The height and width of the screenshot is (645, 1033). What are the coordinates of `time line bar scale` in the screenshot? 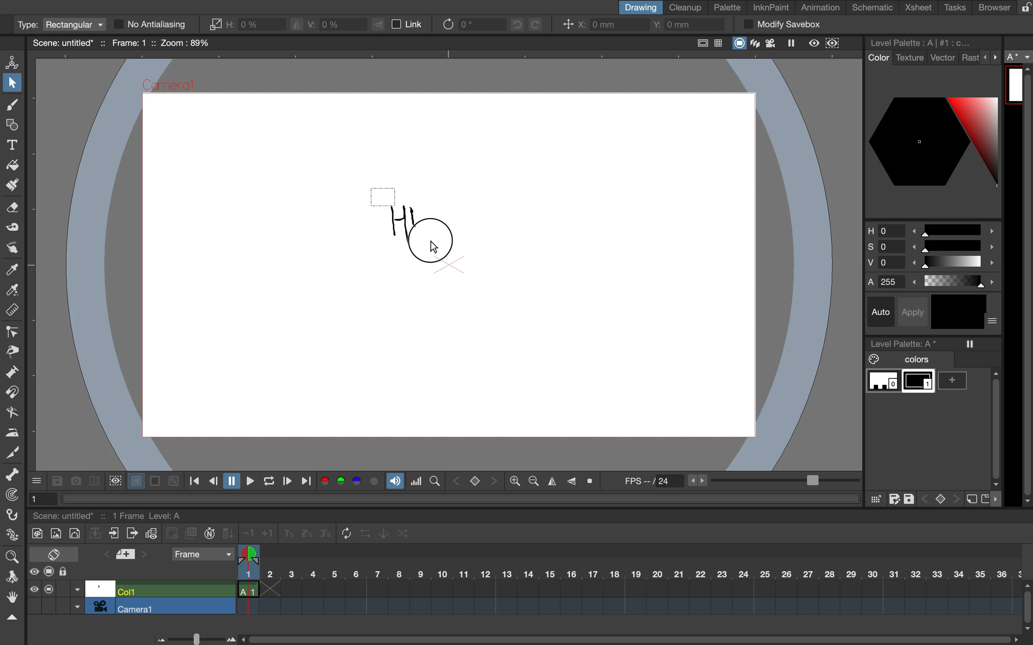 It's located at (193, 637).